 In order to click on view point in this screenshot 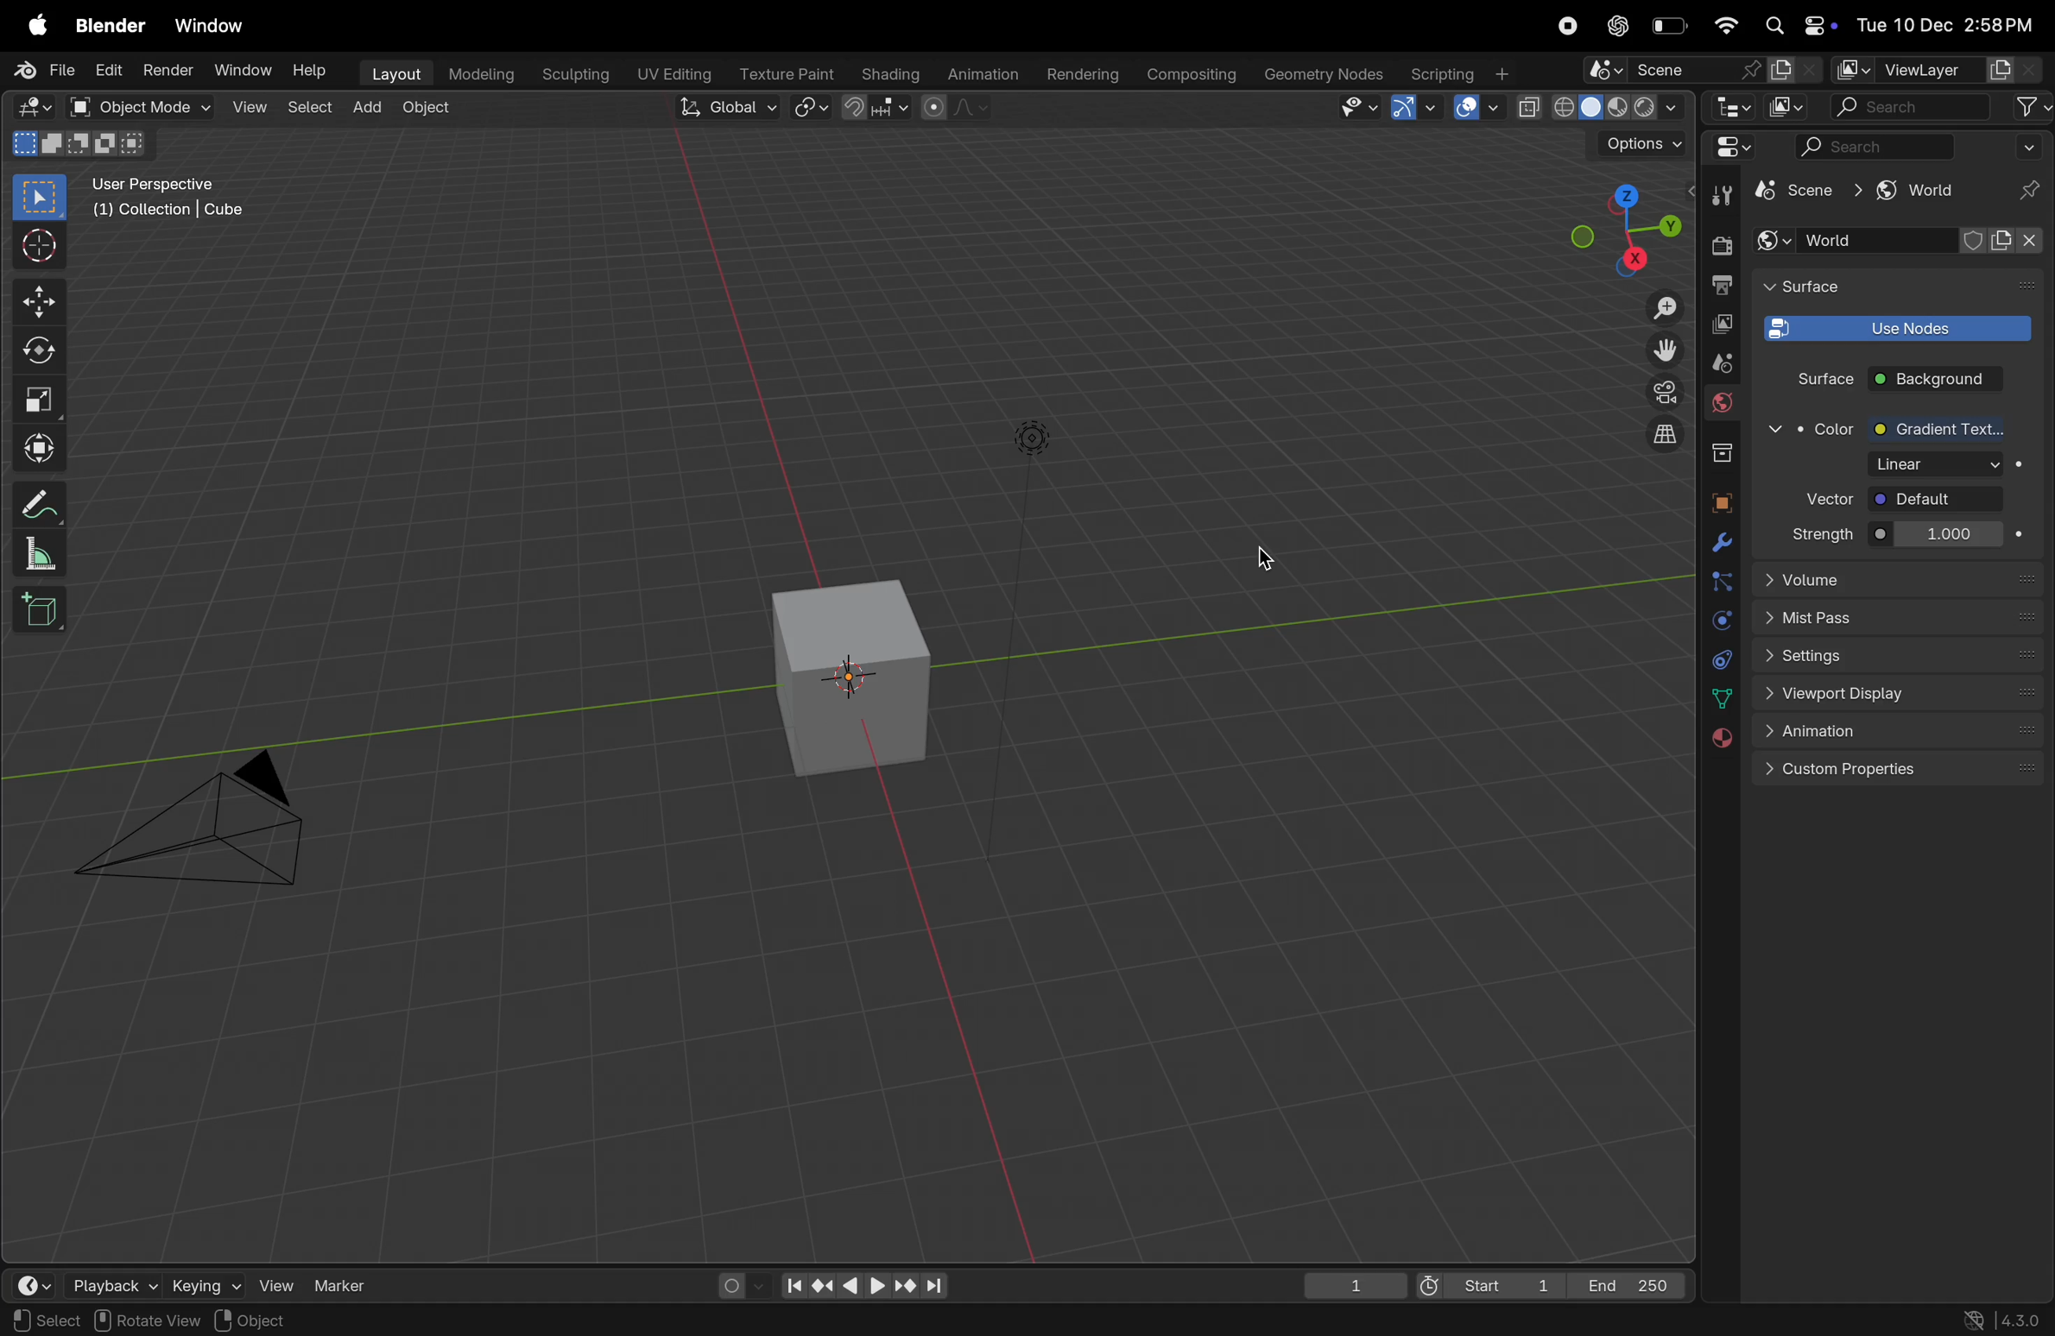, I will do `click(1614, 233)`.